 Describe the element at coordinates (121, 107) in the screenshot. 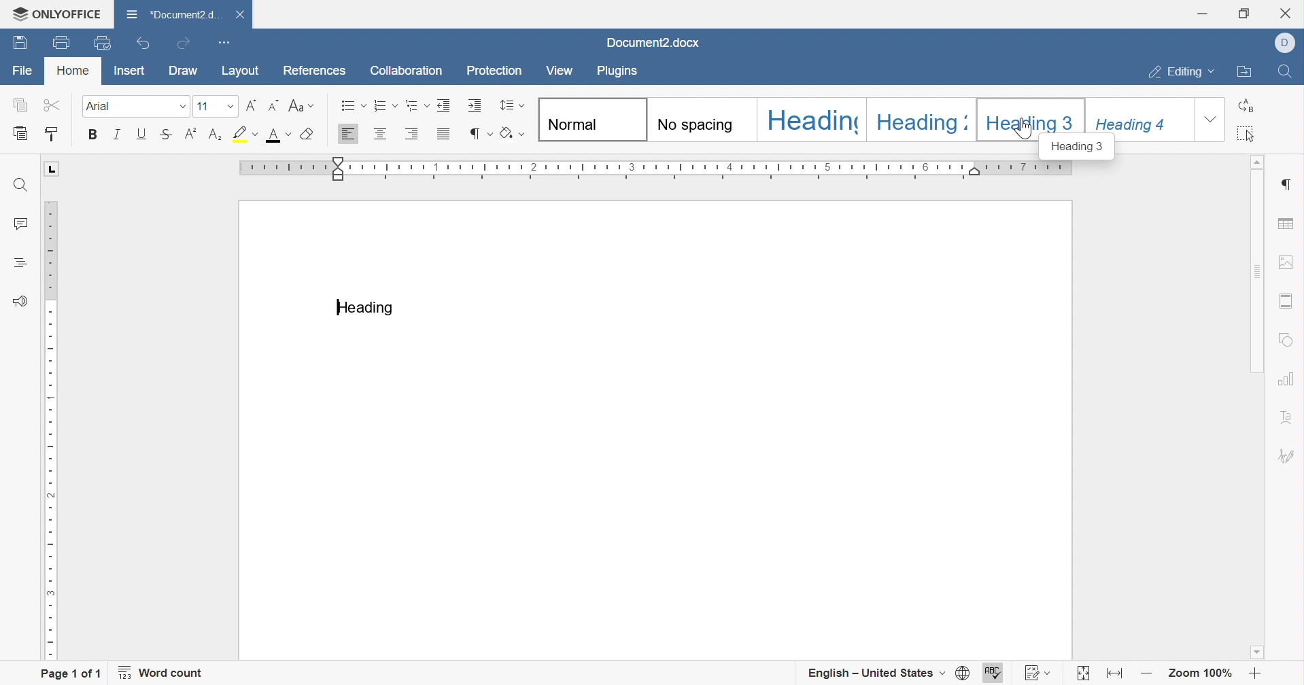

I see `Arial` at that location.